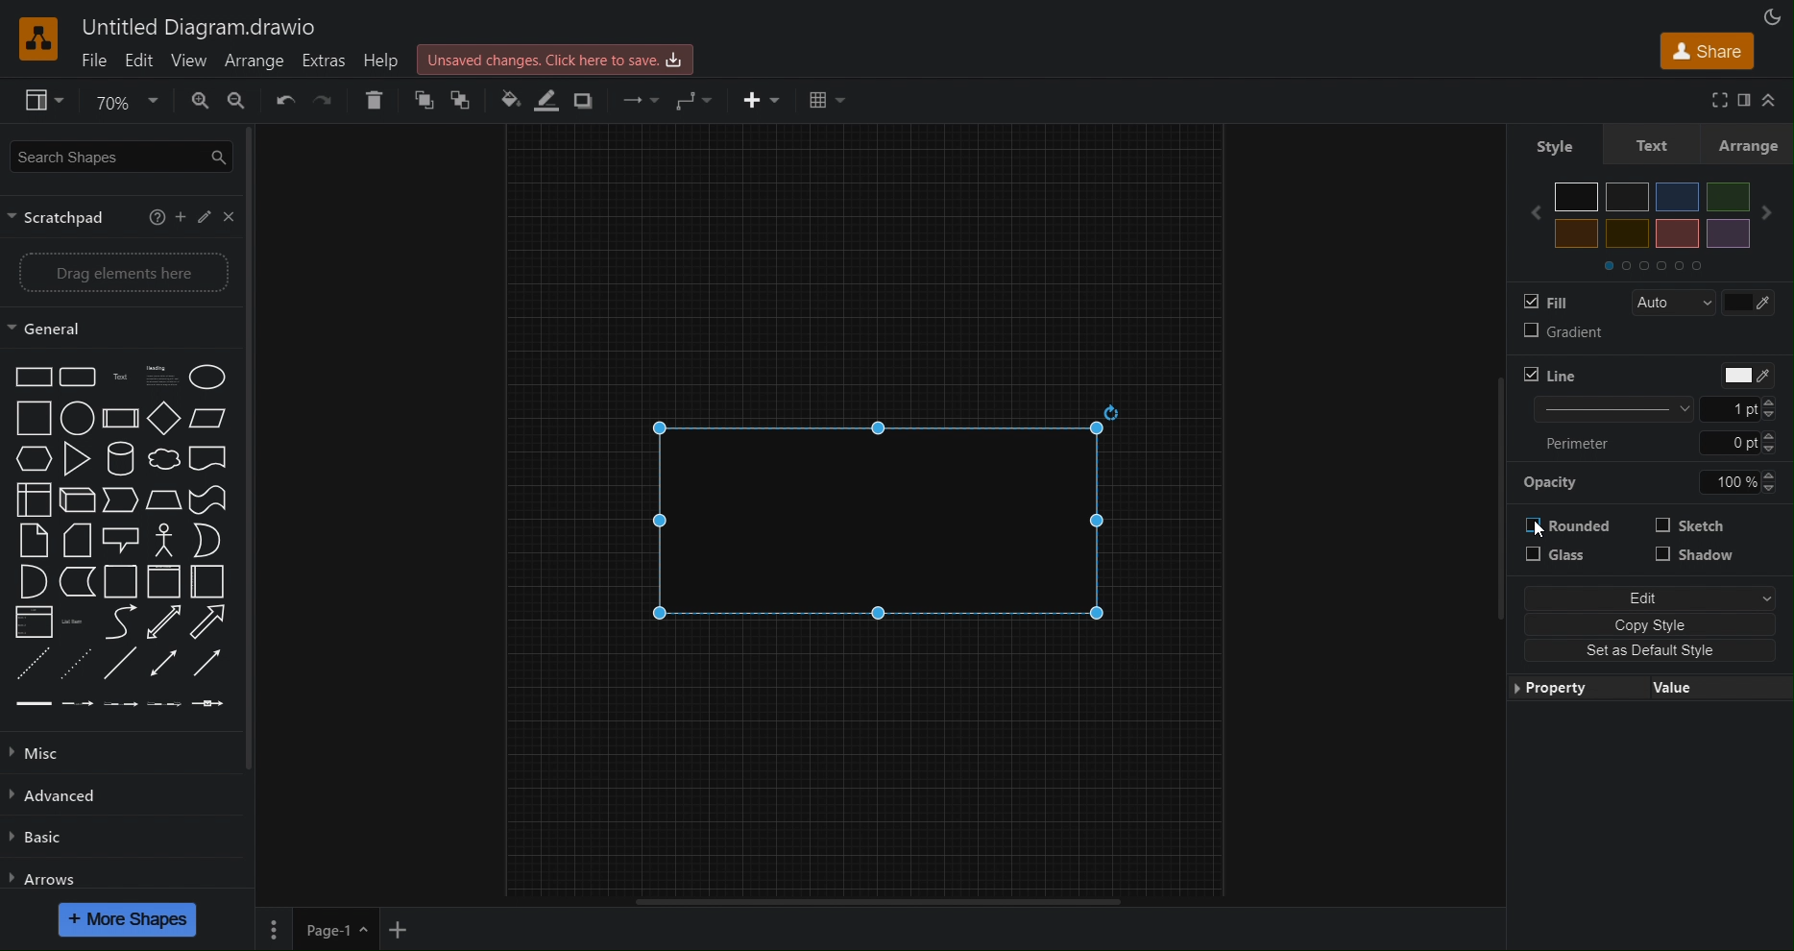  What do you see at coordinates (1780, 206) in the screenshot?
I see `next` at bounding box center [1780, 206].